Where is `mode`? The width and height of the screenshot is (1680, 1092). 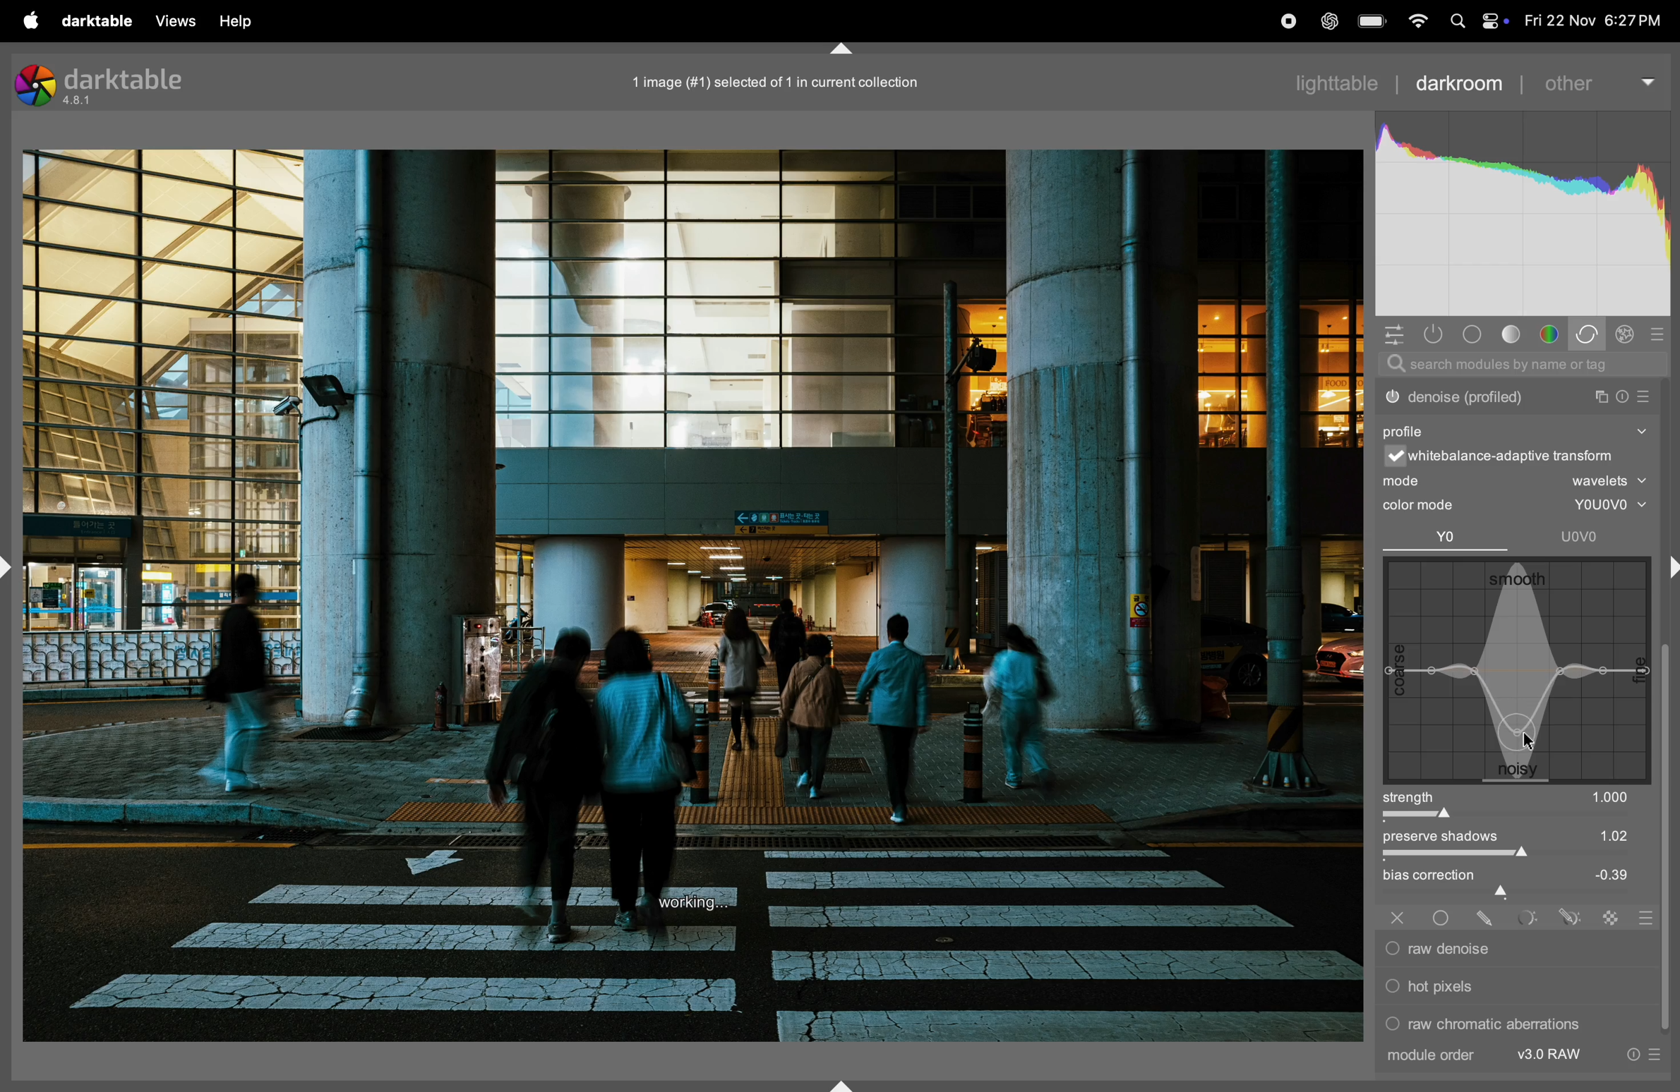
mode is located at coordinates (1405, 481).